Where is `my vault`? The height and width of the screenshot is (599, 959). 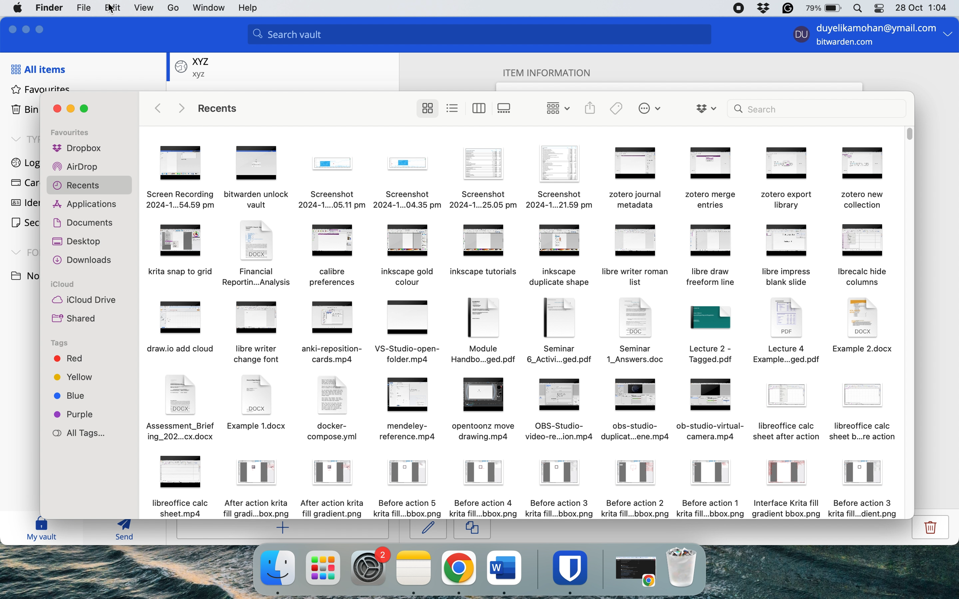 my vault is located at coordinates (42, 530).